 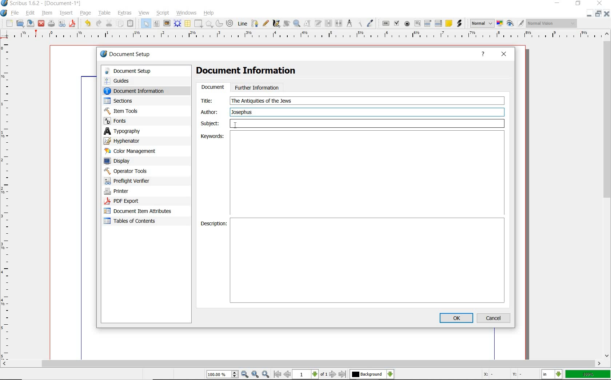 I want to click on document, so click(x=212, y=87).